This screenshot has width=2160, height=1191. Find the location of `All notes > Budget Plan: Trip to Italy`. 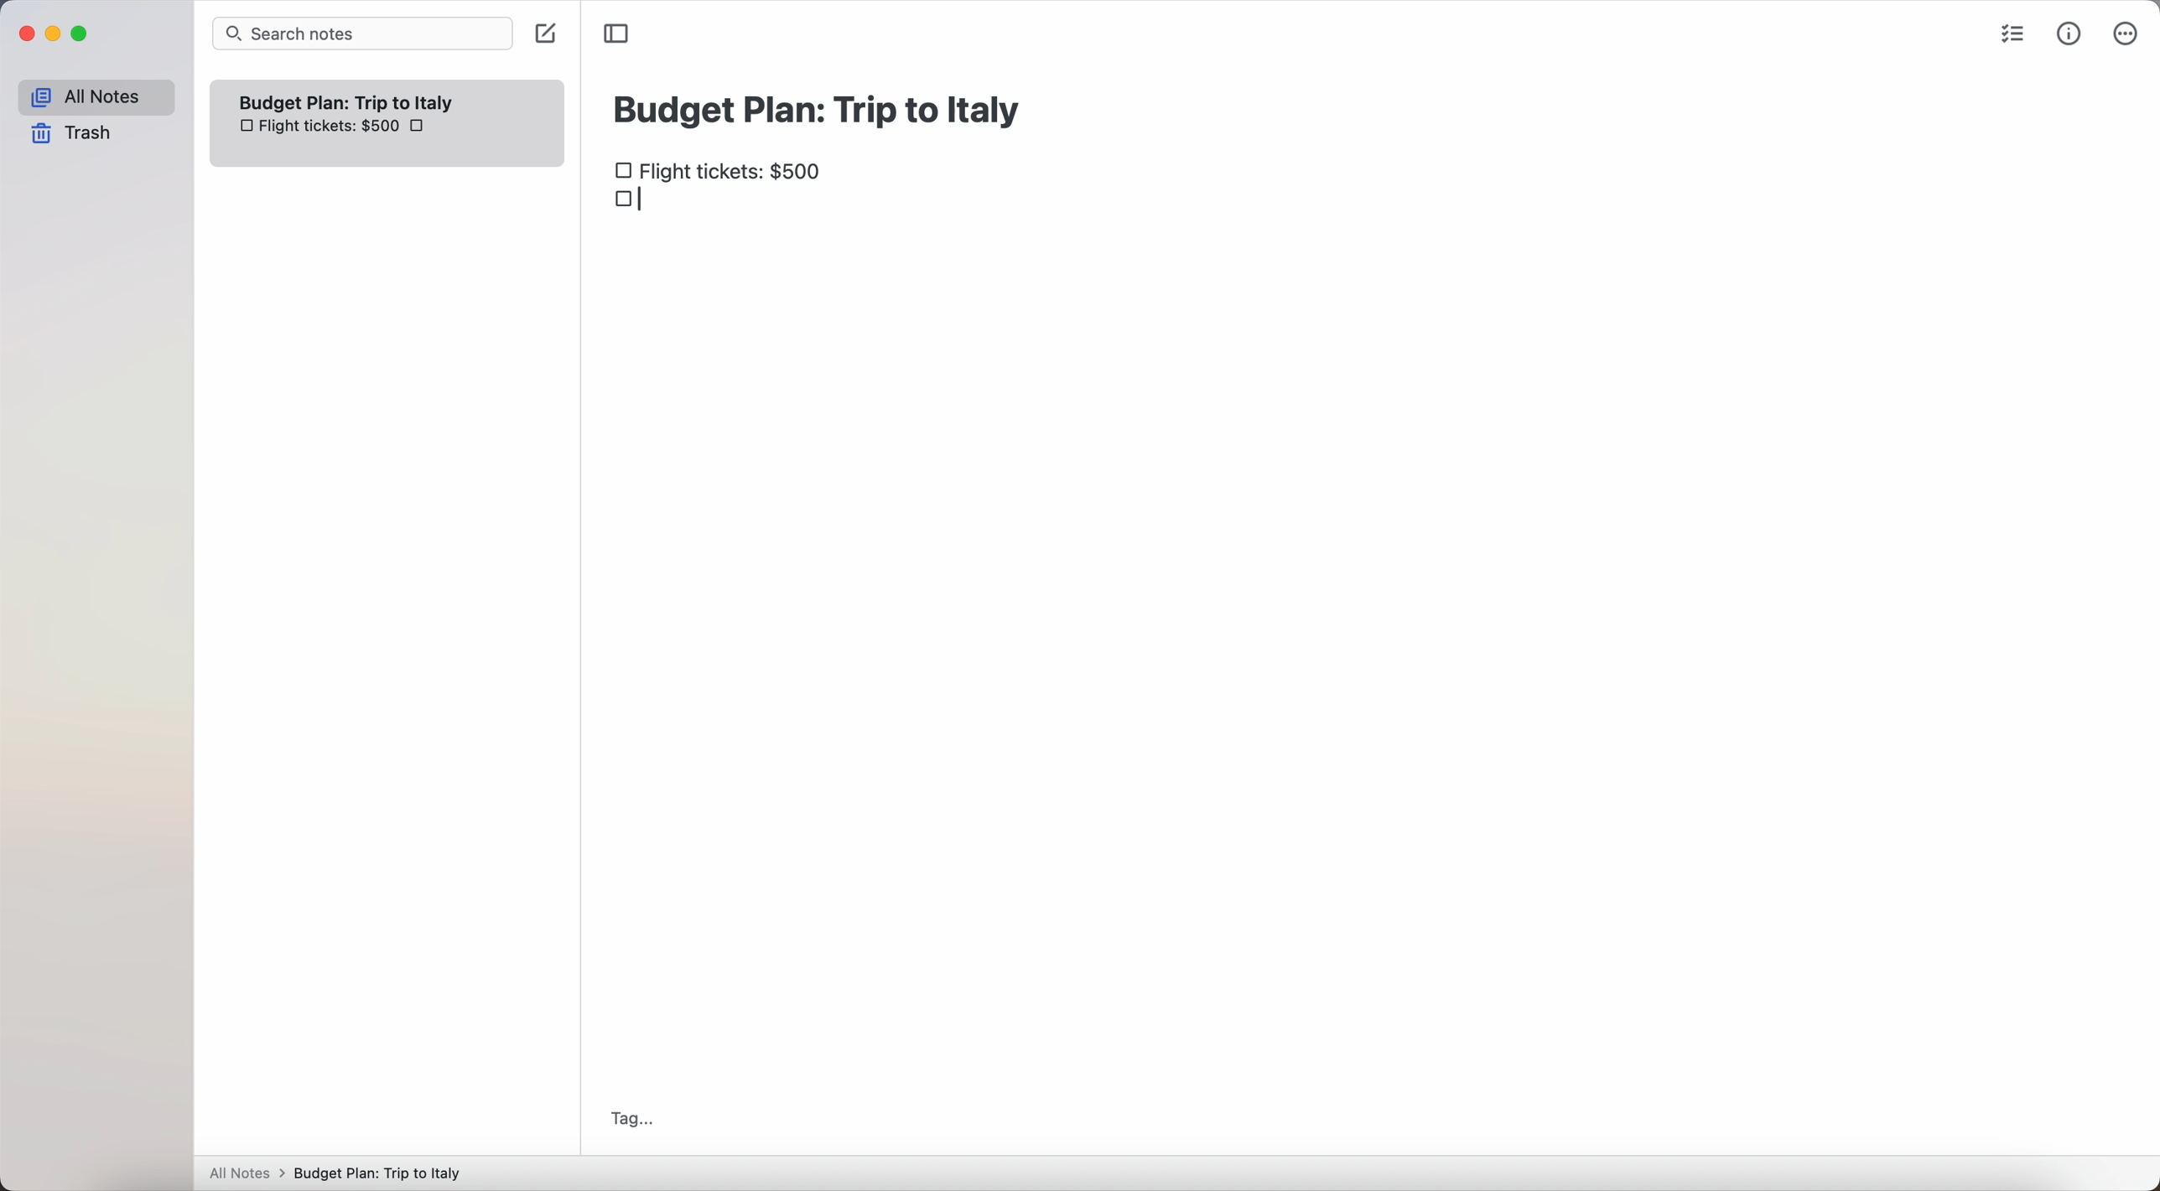

All notes > Budget Plan: Trip to Italy is located at coordinates (343, 1173).